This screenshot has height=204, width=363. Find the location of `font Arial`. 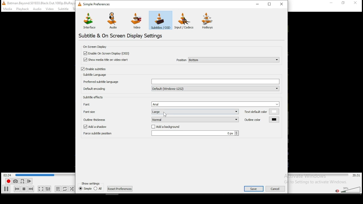

font Arial is located at coordinates (180, 104).